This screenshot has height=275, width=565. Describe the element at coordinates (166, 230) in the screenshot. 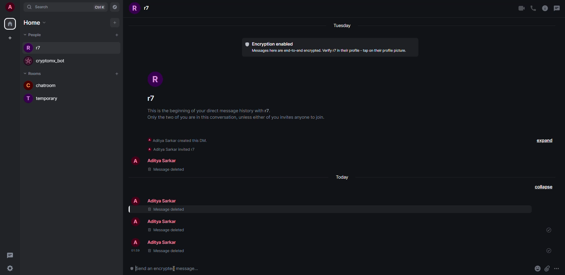

I see `message deleted` at that location.